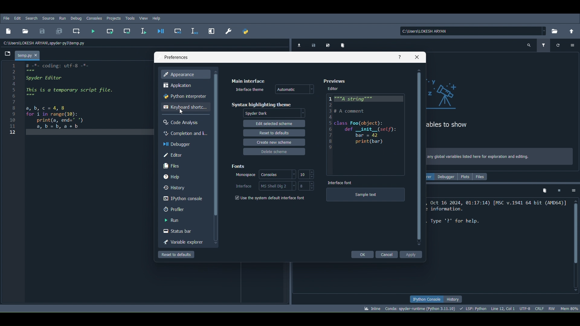 This screenshot has width=580, height=326. What do you see at coordinates (327, 44) in the screenshot?
I see `Save data as` at bounding box center [327, 44].